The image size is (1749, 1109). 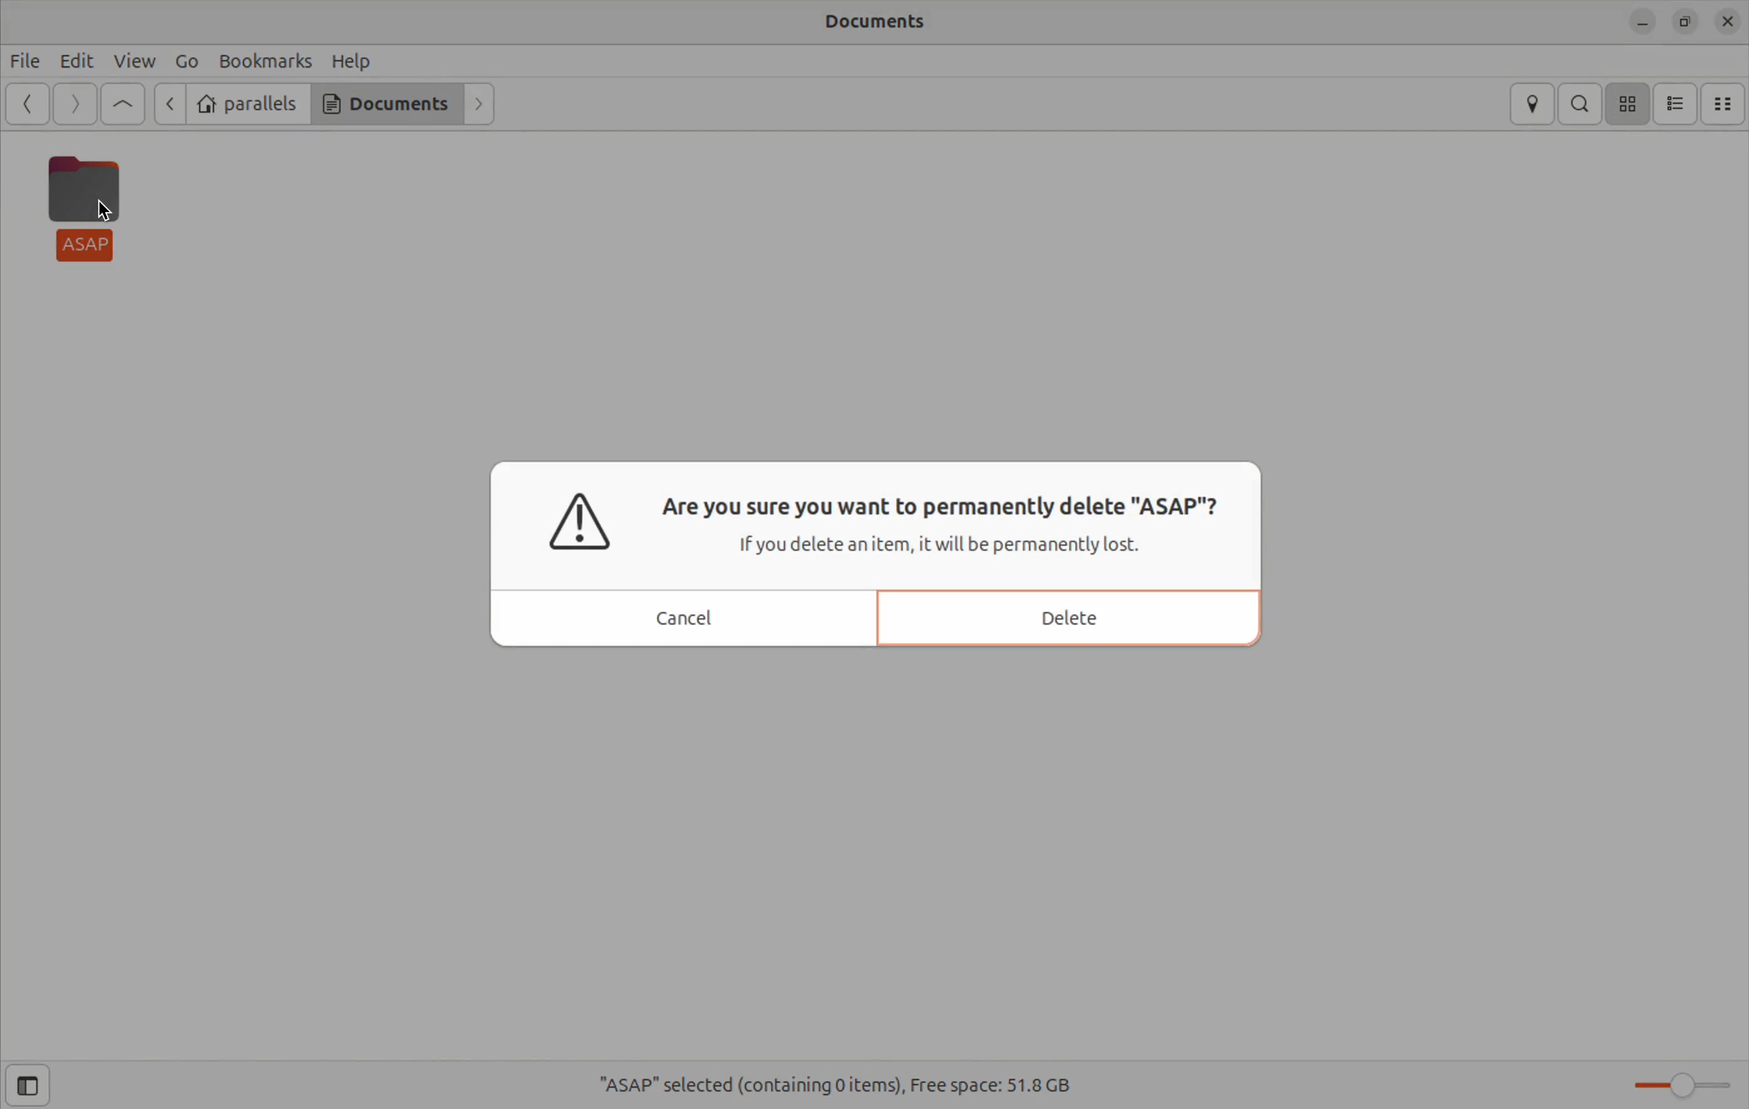 I want to click on Delete, so click(x=1058, y=613).